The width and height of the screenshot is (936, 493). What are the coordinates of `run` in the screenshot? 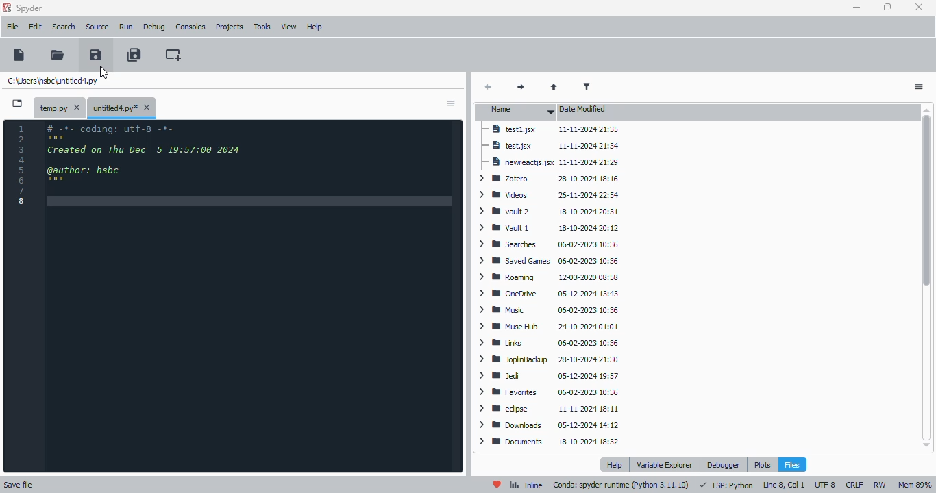 It's located at (126, 27).